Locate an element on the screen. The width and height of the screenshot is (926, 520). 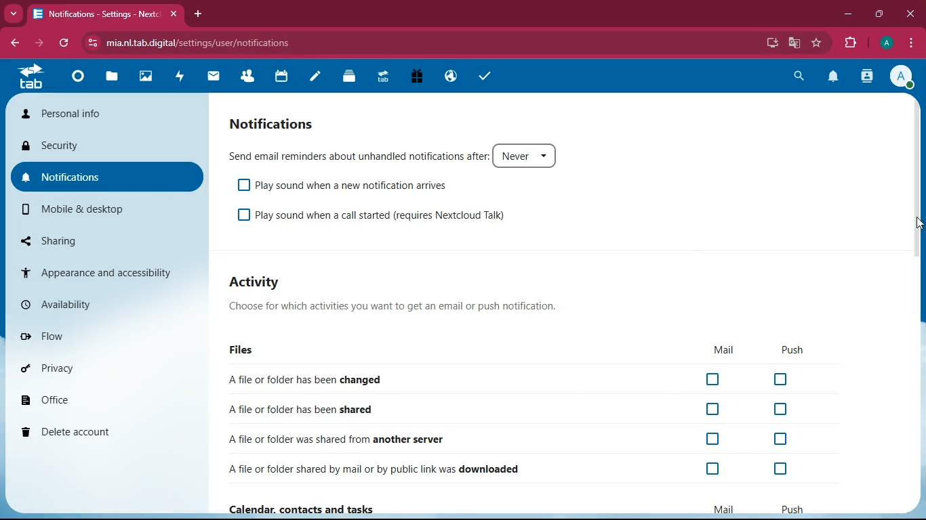
privacy is located at coordinates (102, 367).